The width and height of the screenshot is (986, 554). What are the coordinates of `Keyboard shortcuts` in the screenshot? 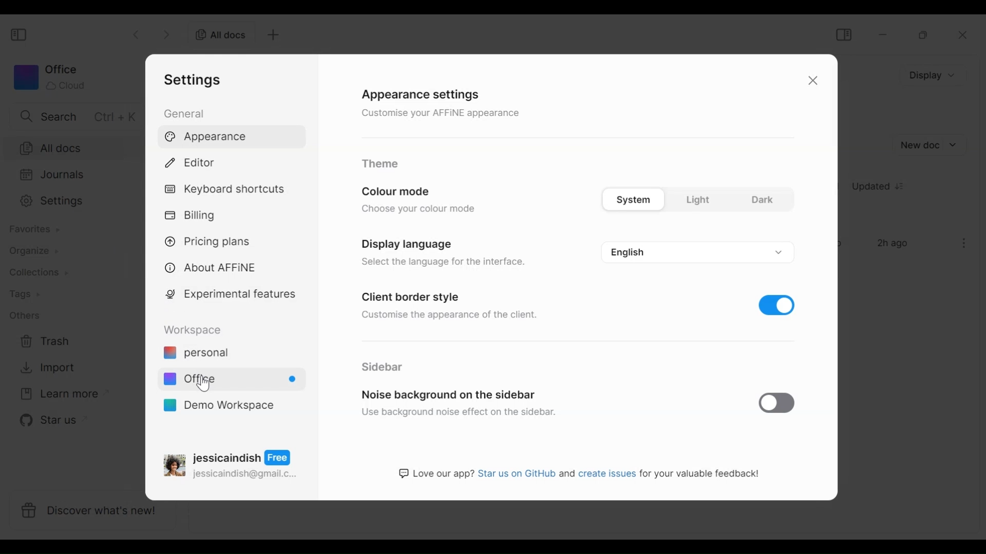 It's located at (226, 190).